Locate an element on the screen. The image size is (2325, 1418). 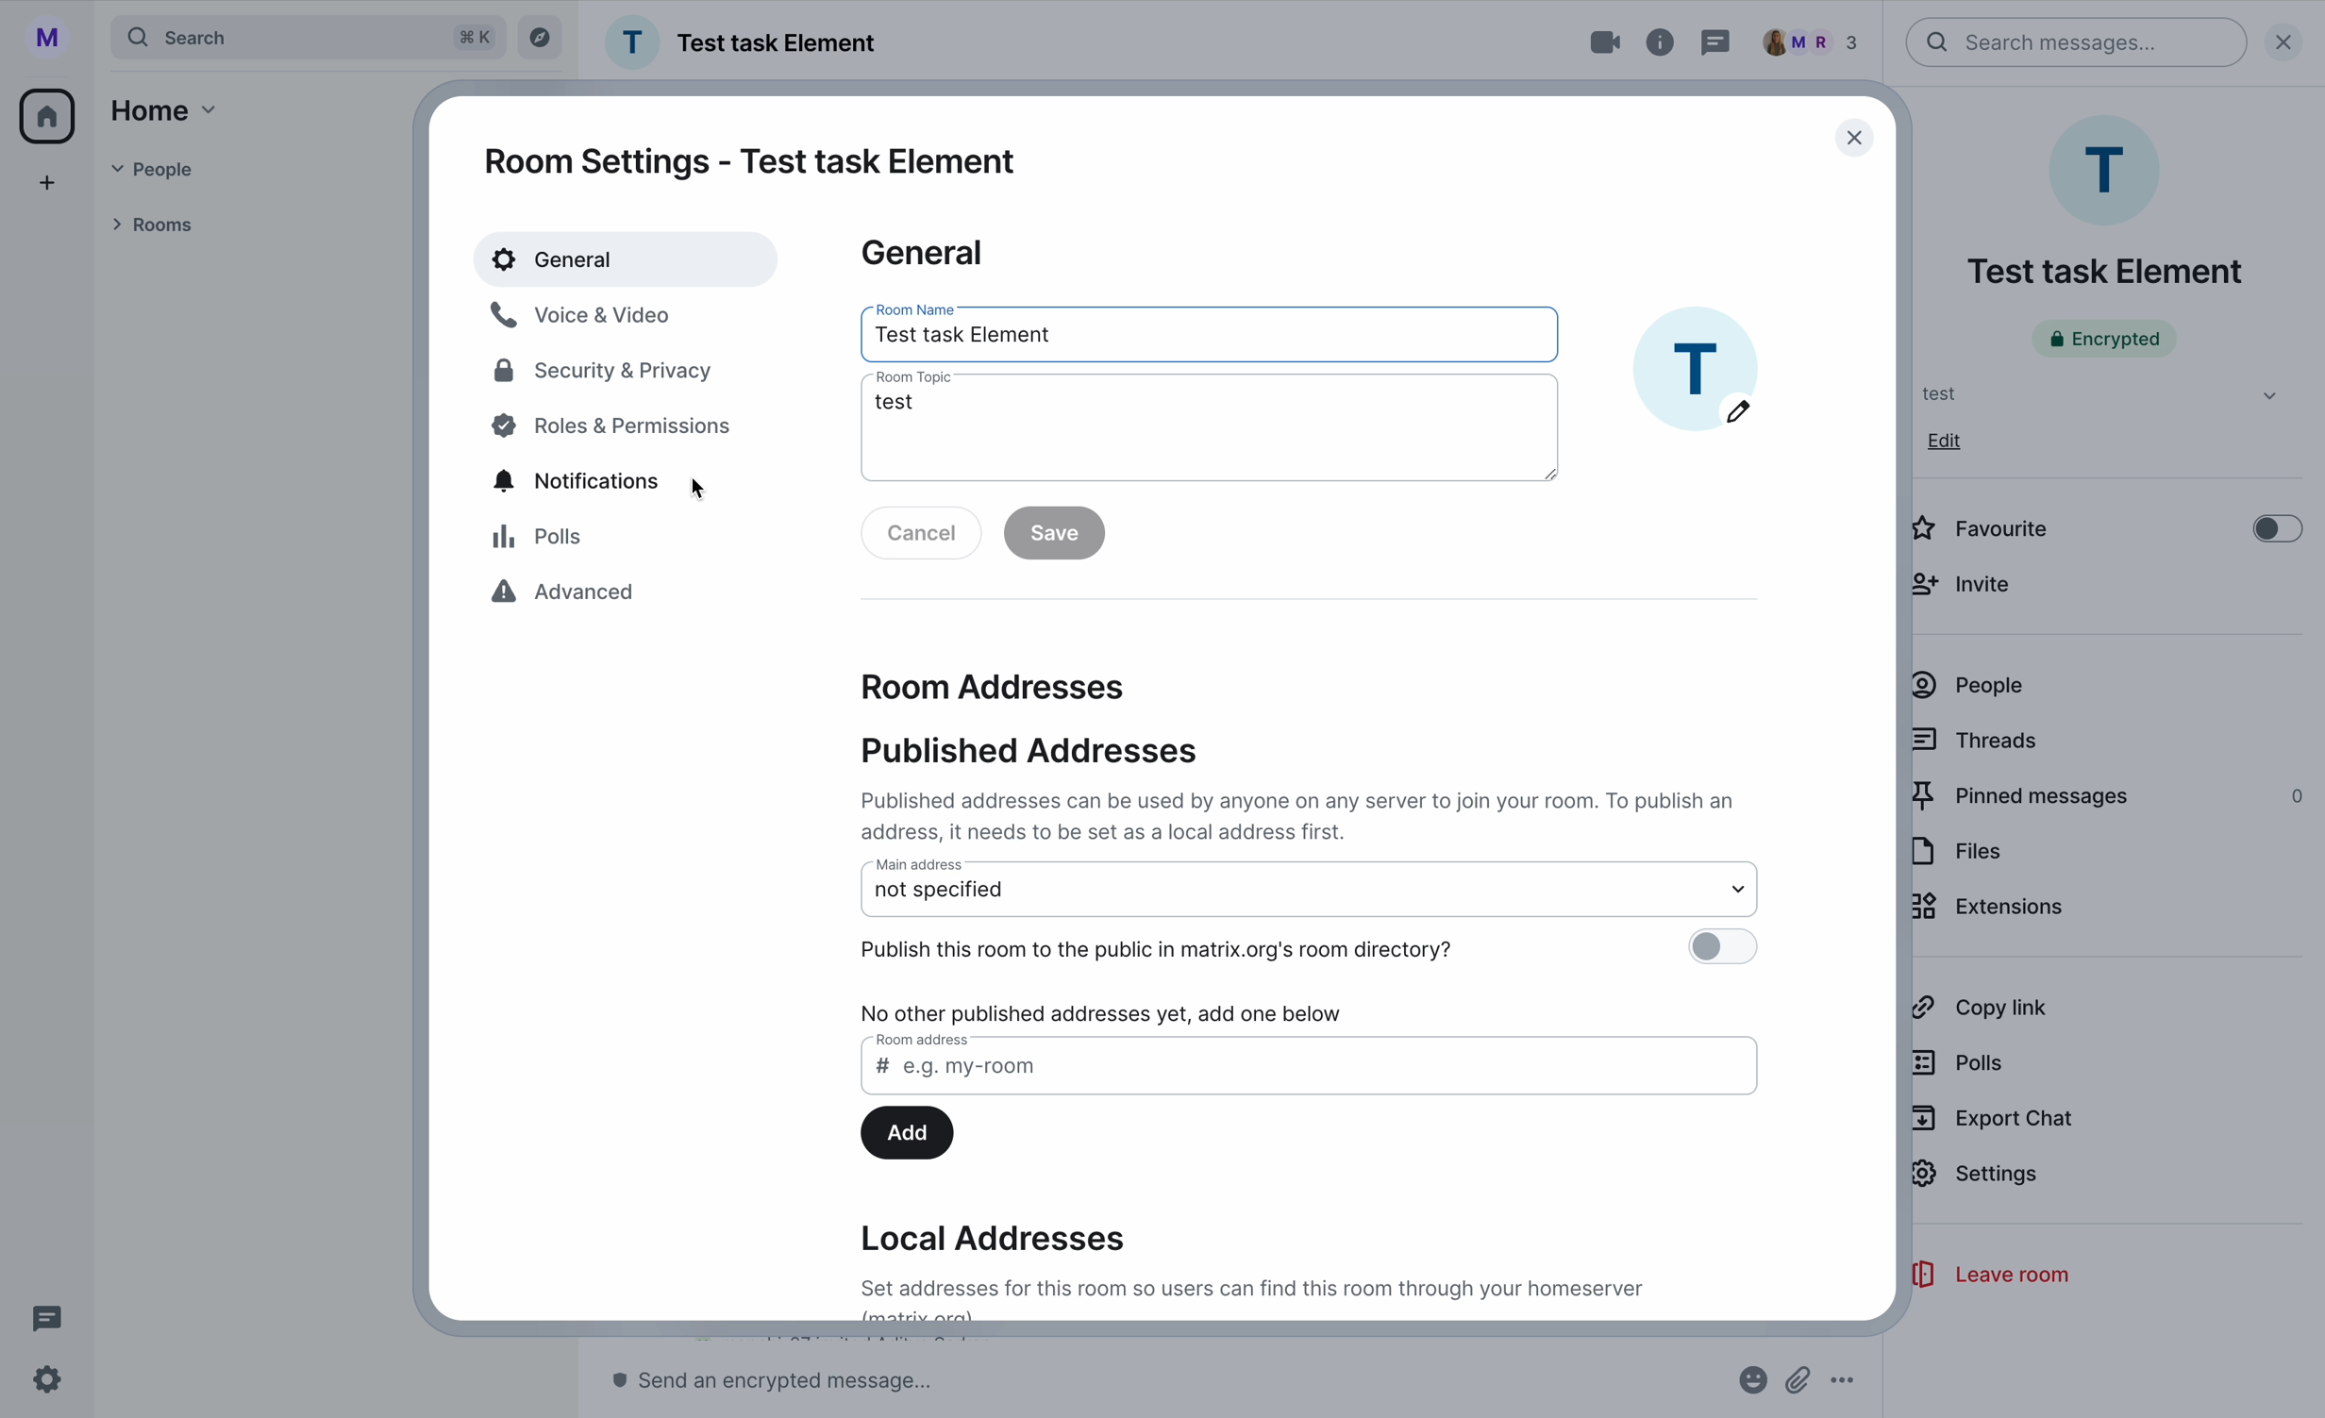
room name is located at coordinates (1216, 329).